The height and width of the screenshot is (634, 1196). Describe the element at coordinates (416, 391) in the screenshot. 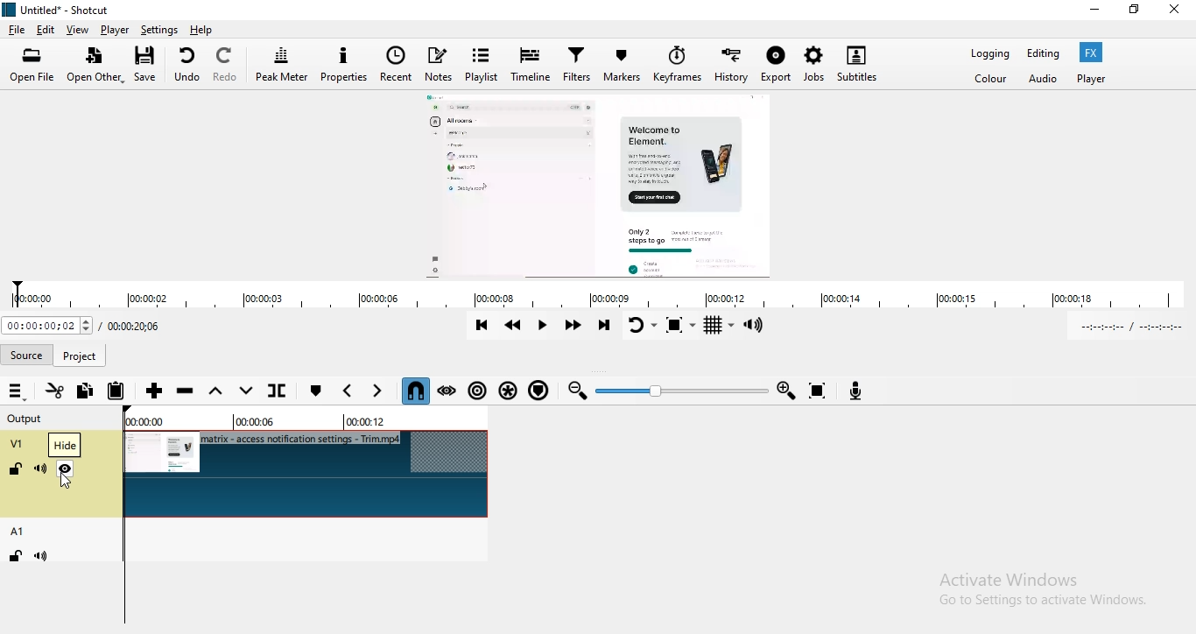

I see `Snap` at that location.